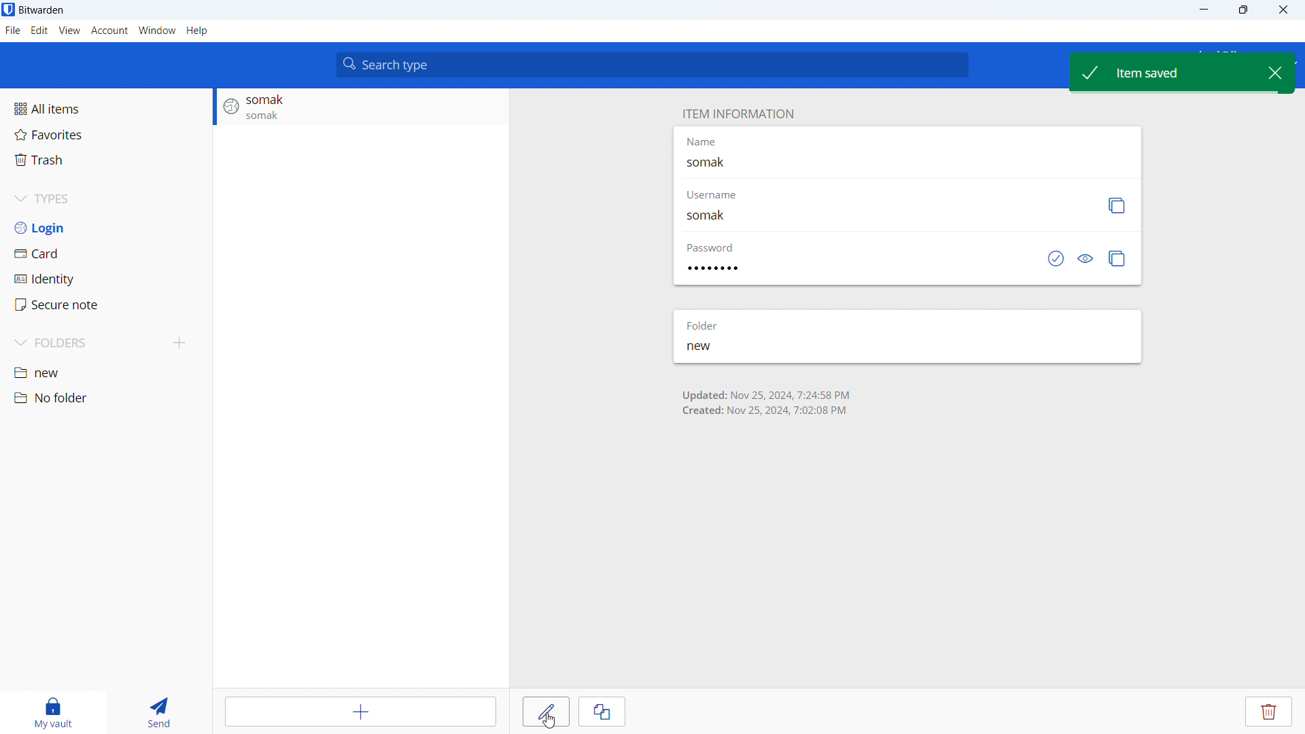 This screenshot has width=1305, height=734. Describe the element at coordinates (1117, 258) in the screenshot. I see `copy password` at that location.